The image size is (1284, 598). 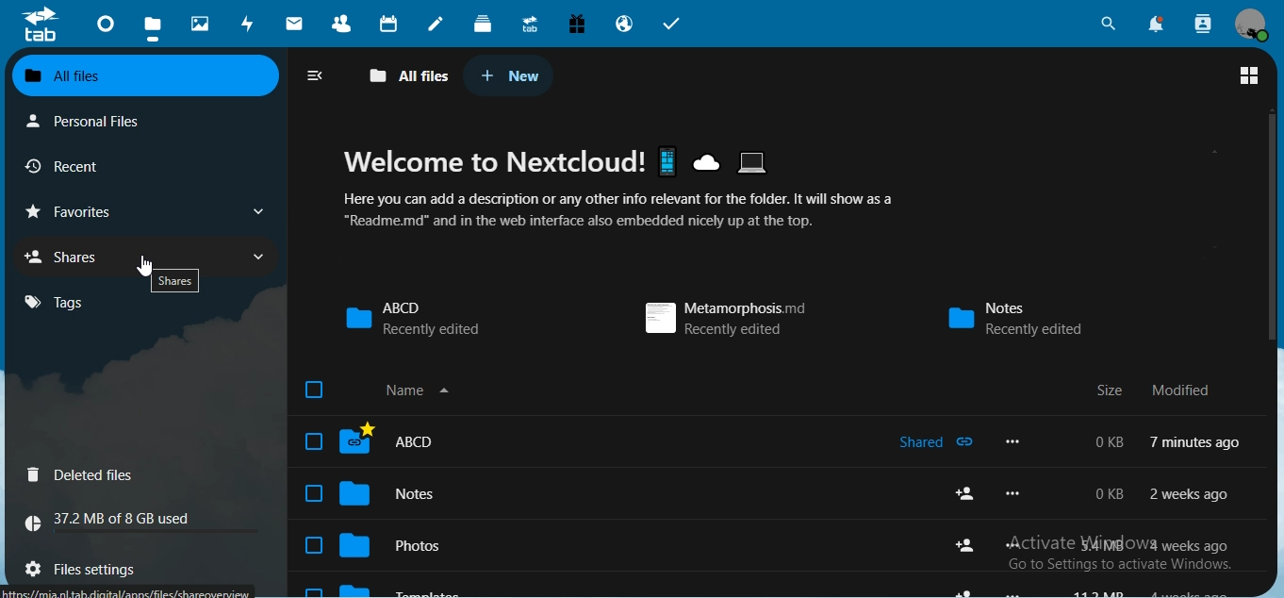 What do you see at coordinates (316, 75) in the screenshot?
I see `close navigation` at bounding box center [316, 75].